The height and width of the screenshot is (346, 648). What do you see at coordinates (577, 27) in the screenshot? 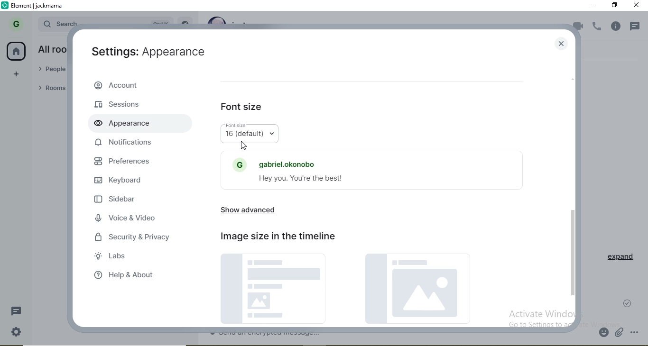
I see `video call` at bounding box center [577, 27].